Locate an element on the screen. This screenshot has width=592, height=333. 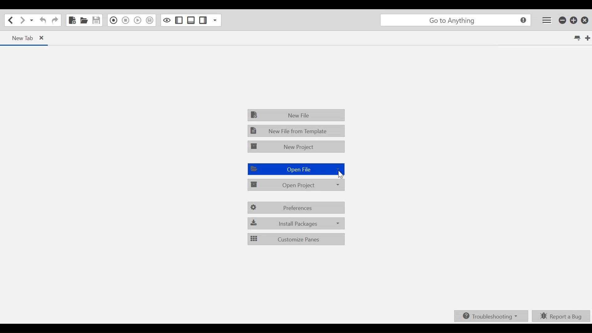
Preferences is located at coordinates (297, 208).